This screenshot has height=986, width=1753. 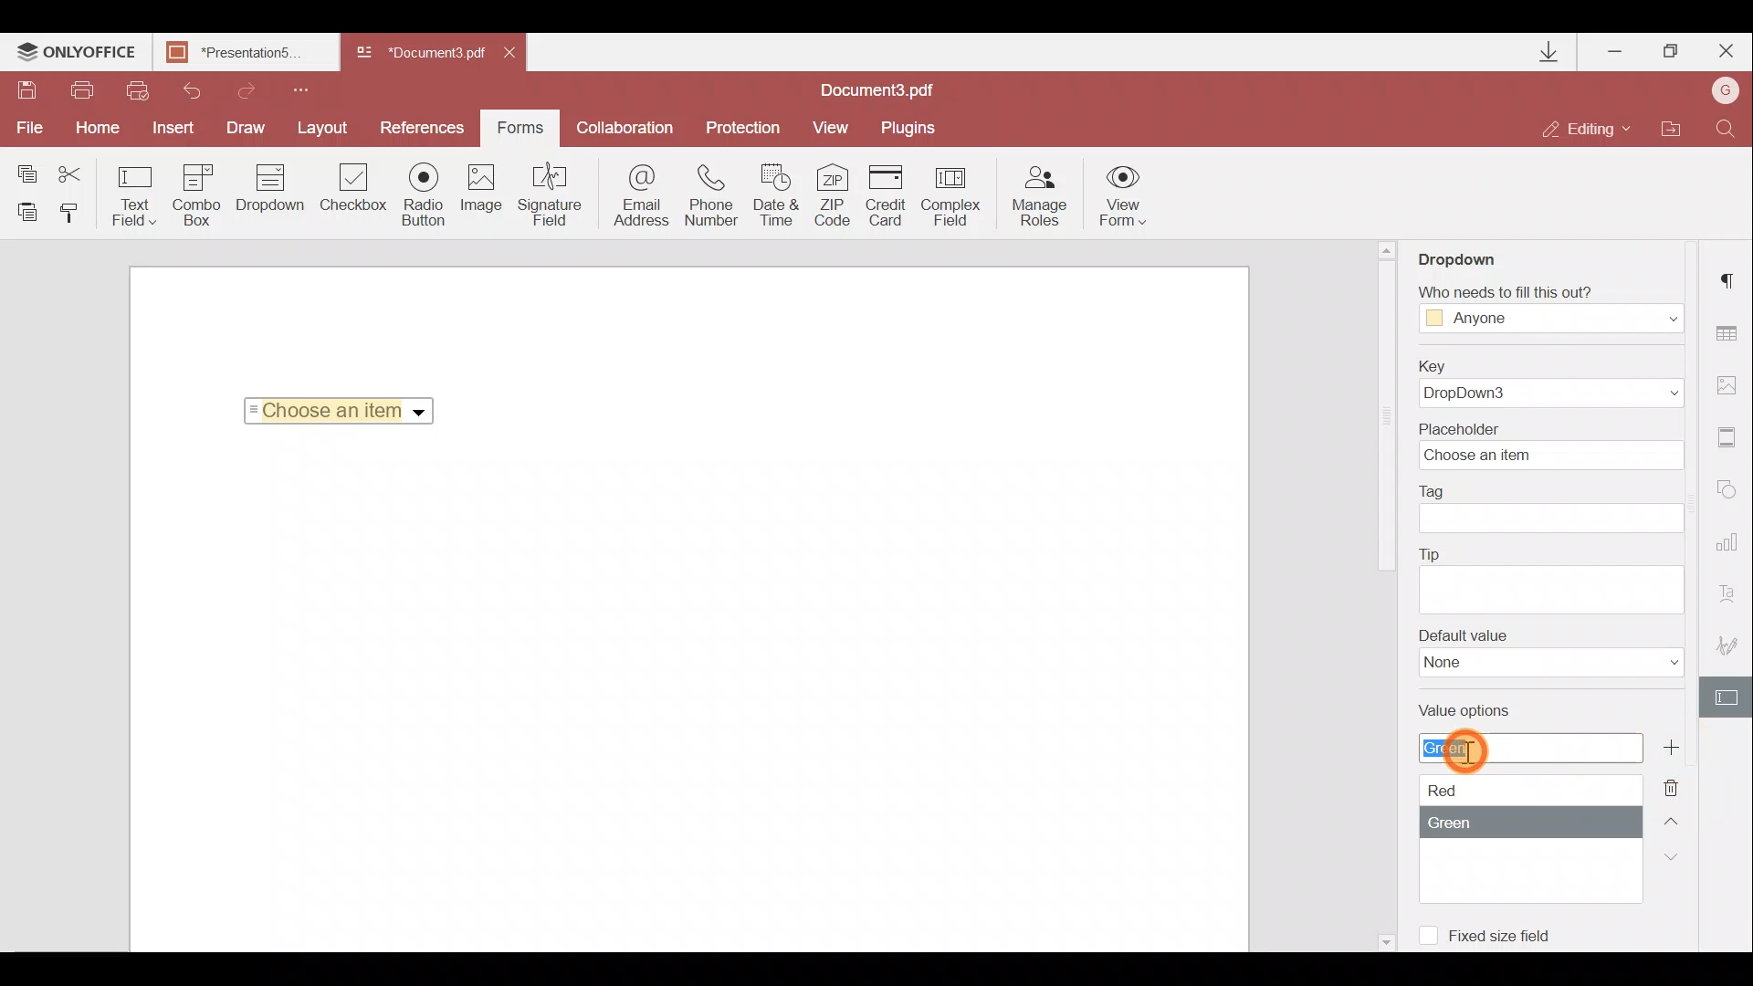 I want to click on Print file, so click(x=88, y=90).